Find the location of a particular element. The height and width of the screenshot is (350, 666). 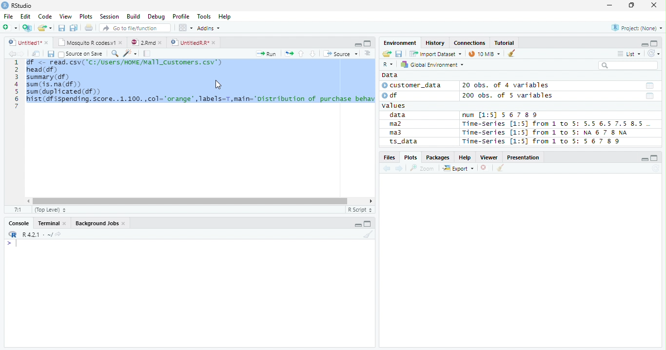

Save all open documents is located at coordinates (74, 28).